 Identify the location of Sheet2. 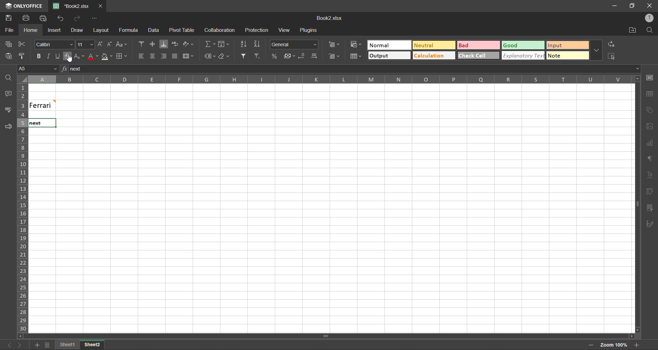
(95, 346).